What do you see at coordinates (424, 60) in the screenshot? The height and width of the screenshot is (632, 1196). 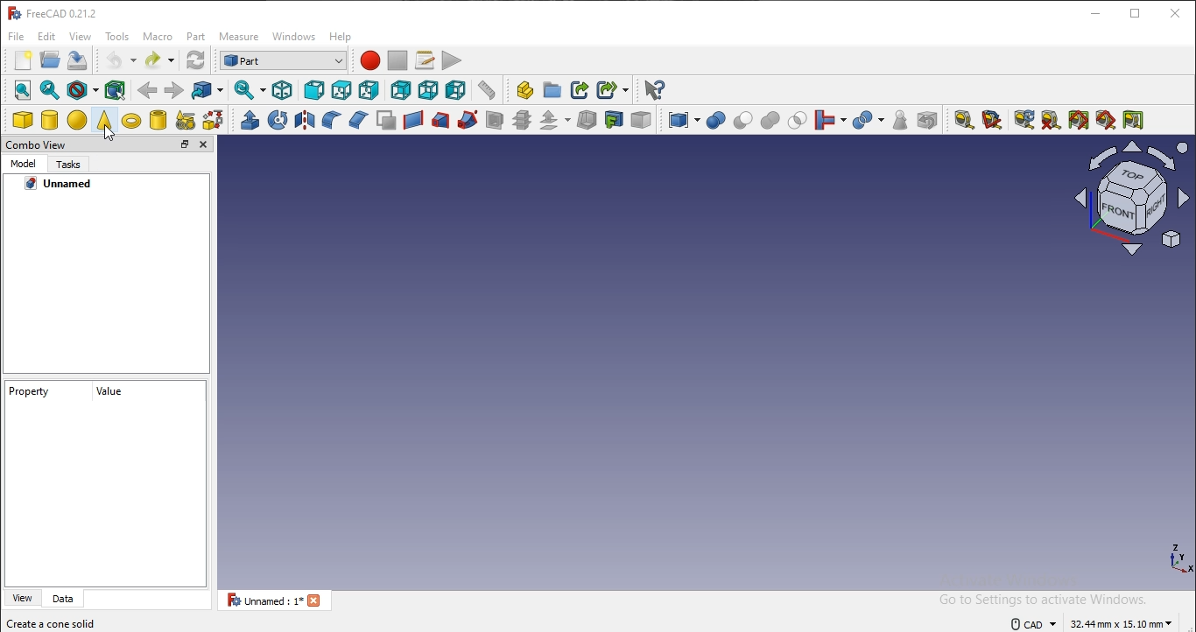 I see `macro` at bounding box center [424, 60].